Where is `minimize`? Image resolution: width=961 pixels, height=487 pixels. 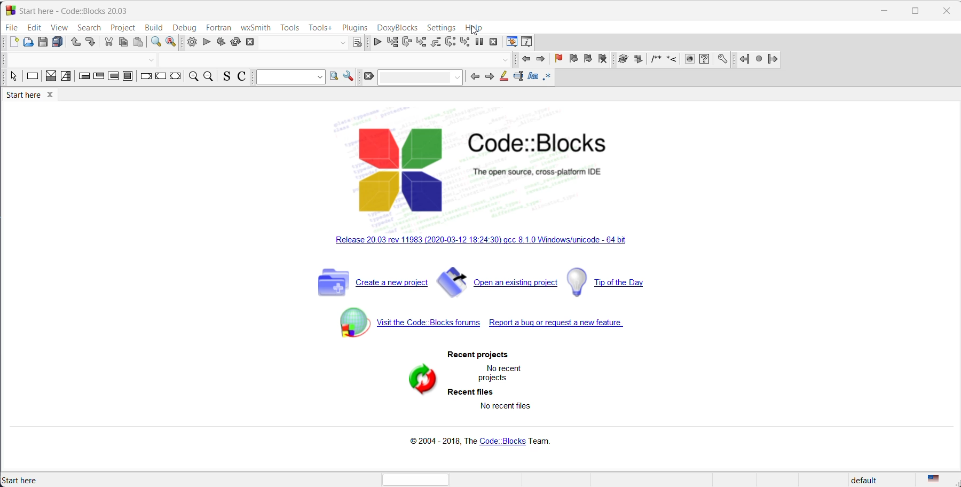 minimize is located at coordinates (884, 10).